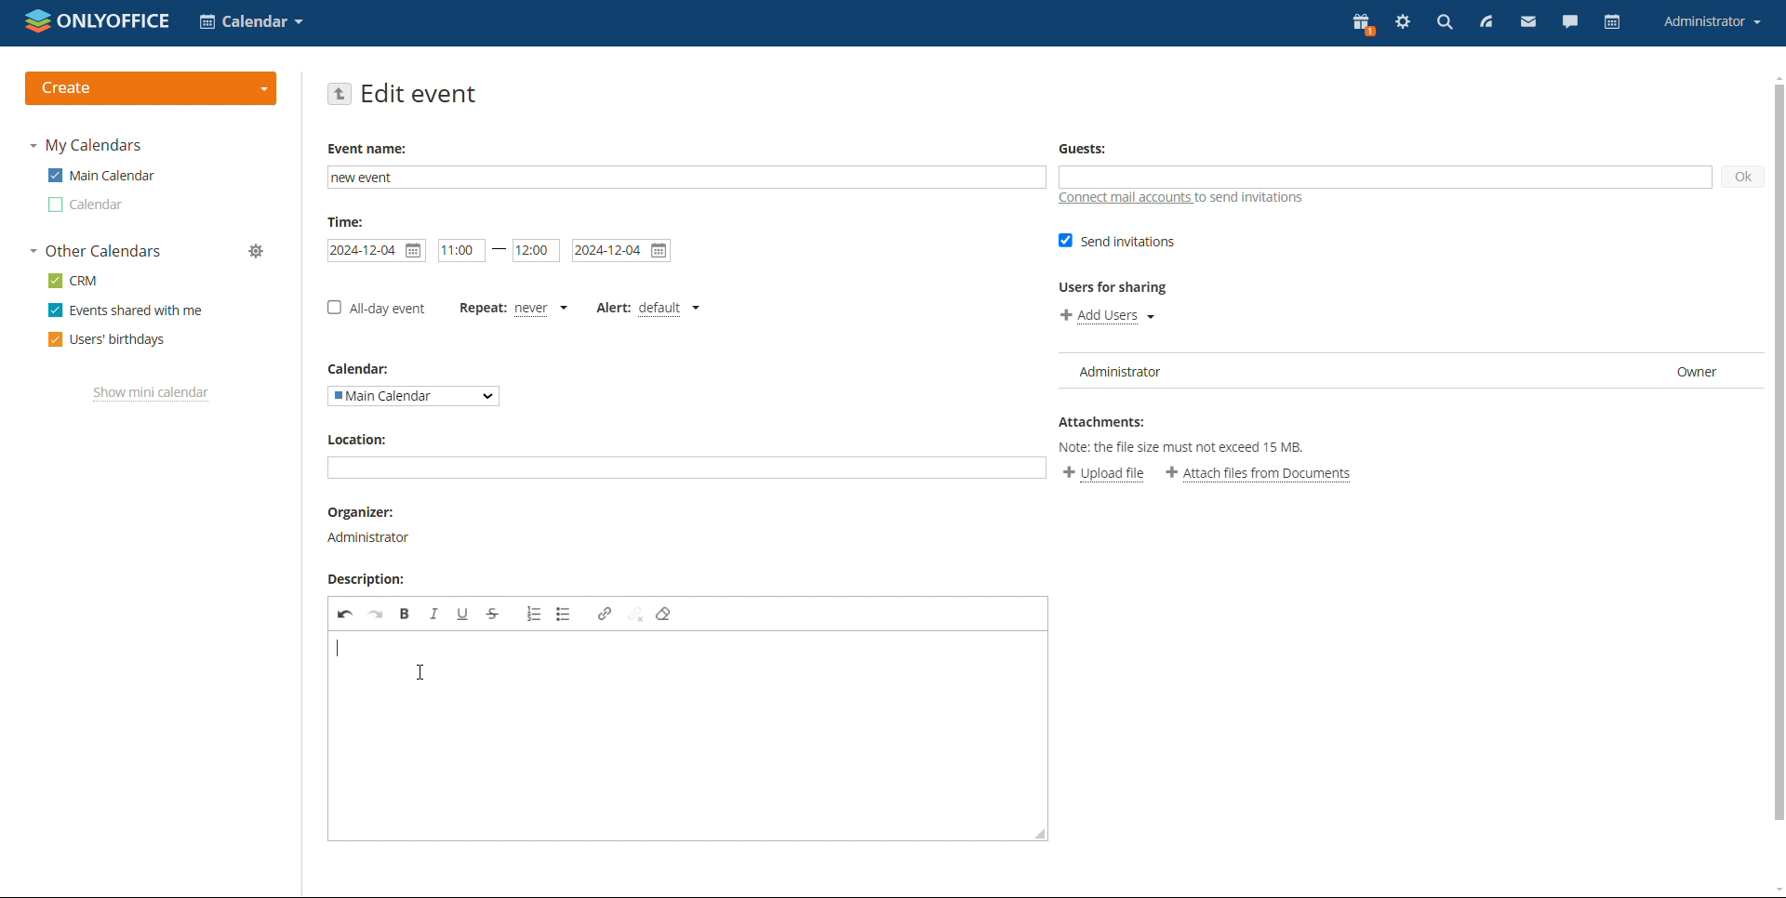 This screenshot has width=1786, height=898. What do you see at coordinates (350, 222) in the screenshot?
I see `Time:` at bounding box center [350, 222].